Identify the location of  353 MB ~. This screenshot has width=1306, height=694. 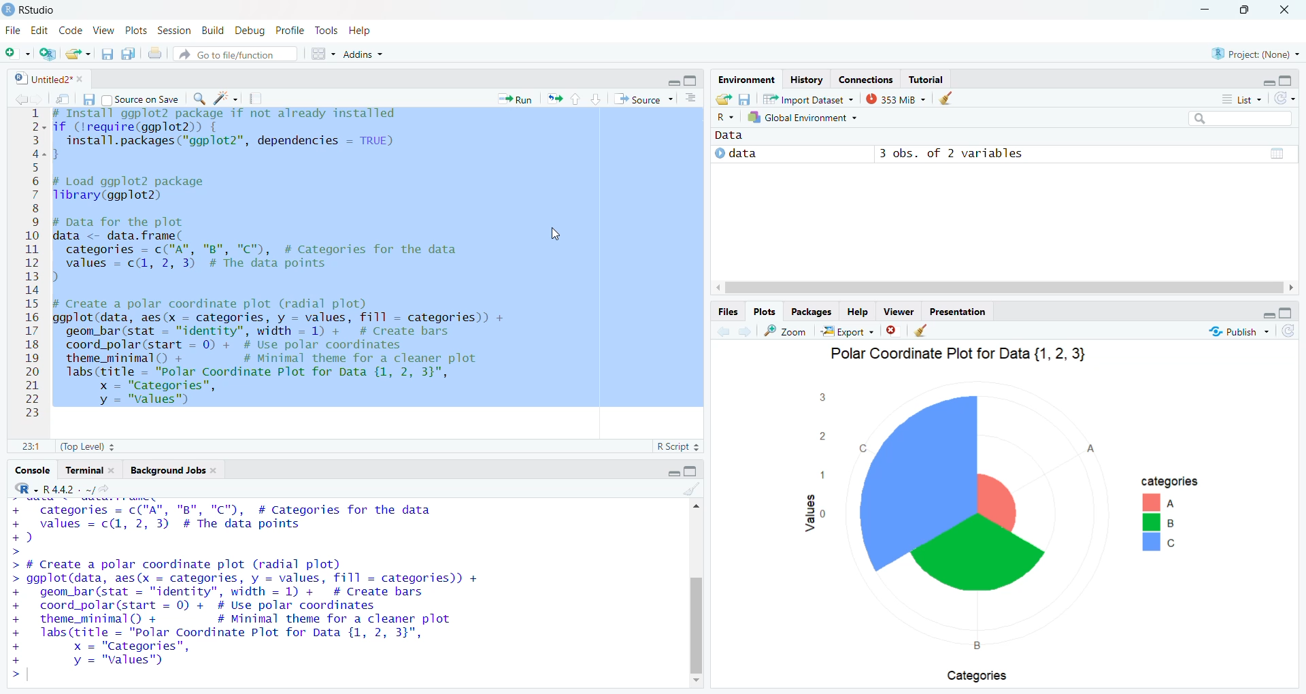
(895, 99).